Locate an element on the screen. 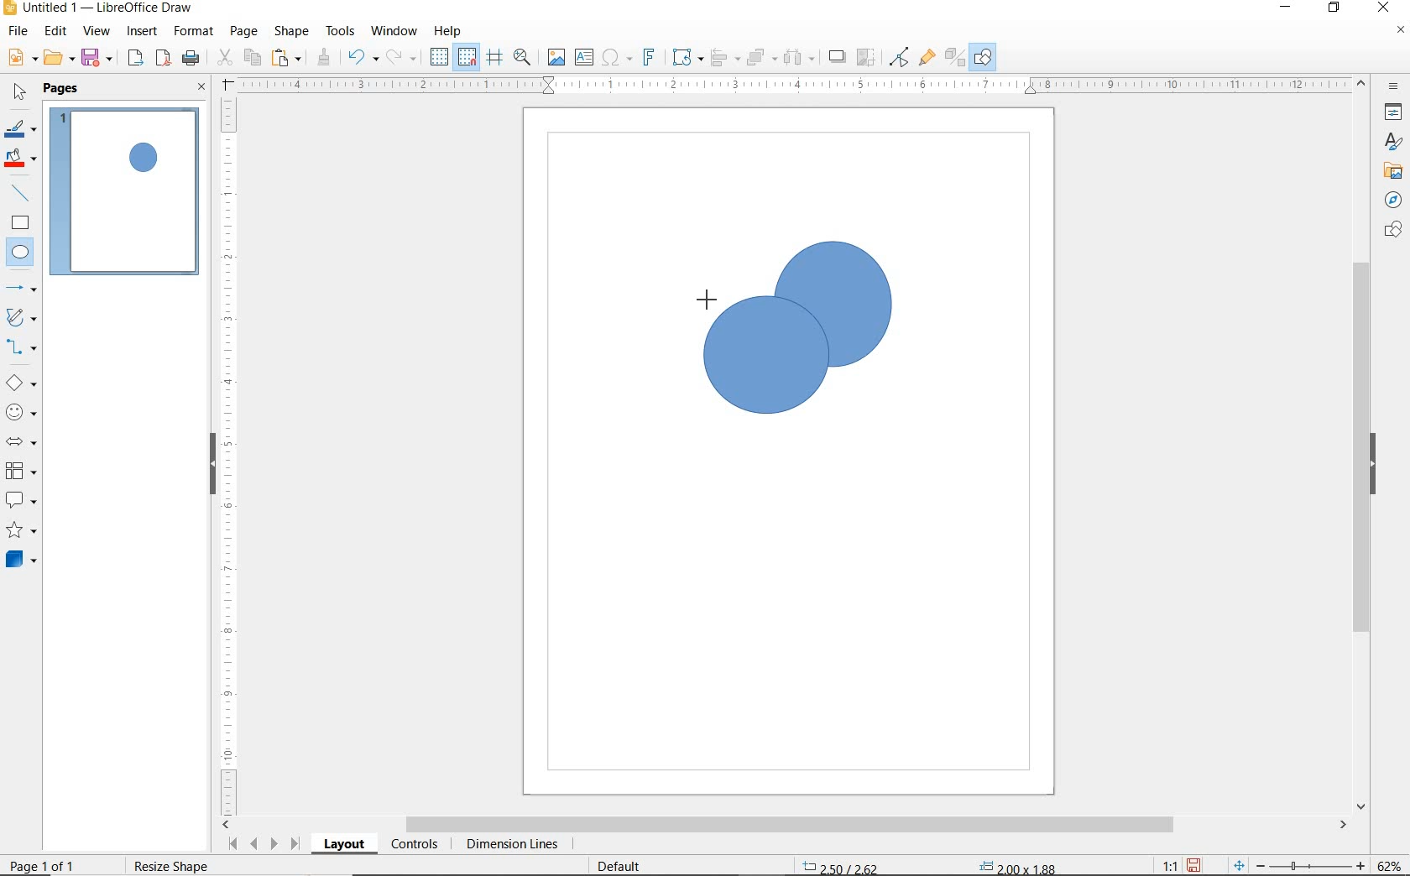  ARRANGE is located at coordinates (761, 58).